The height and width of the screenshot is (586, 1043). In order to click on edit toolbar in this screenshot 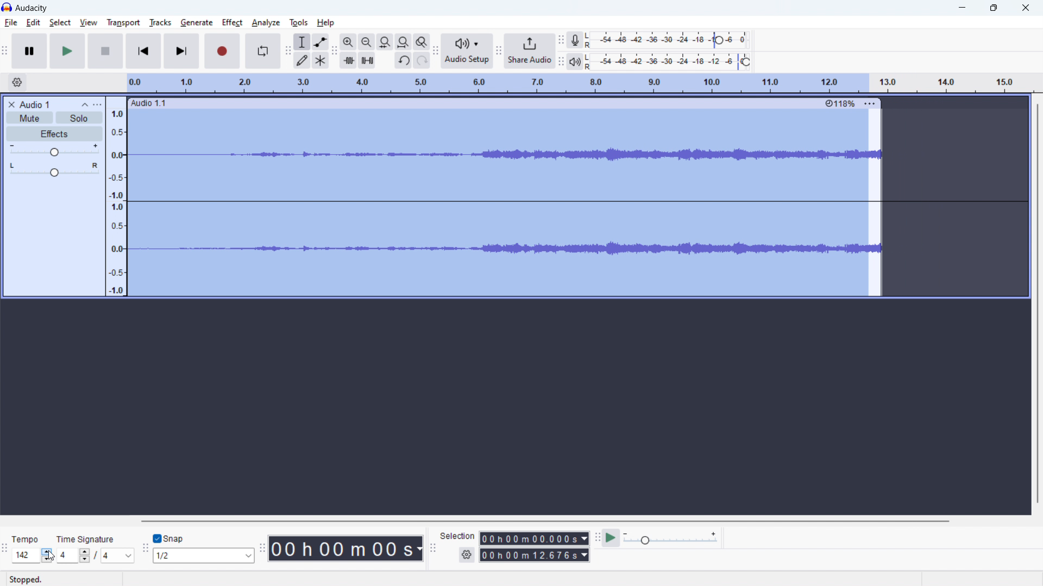, I will do `click(335, 51)`.